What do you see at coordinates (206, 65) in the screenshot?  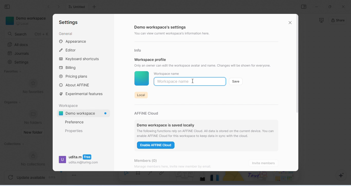 I see `Only an owner can edit the workspace avatar and name. Changes will be shown for everyone.` at bounding box center [206, 65].